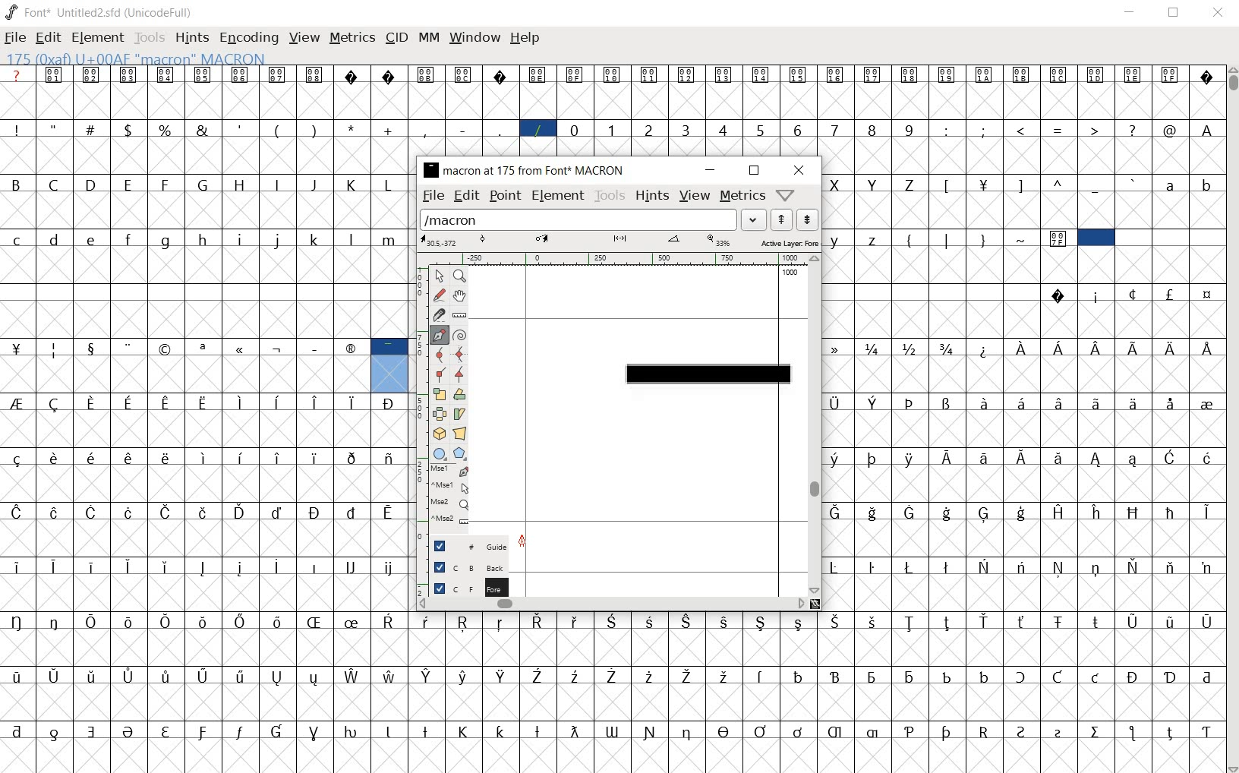 The width and height of the screenshot is (1239, 773). What do you see at coordinates (390, 129) in the screenshot?
I see `+` at bounding box center [390, 129].